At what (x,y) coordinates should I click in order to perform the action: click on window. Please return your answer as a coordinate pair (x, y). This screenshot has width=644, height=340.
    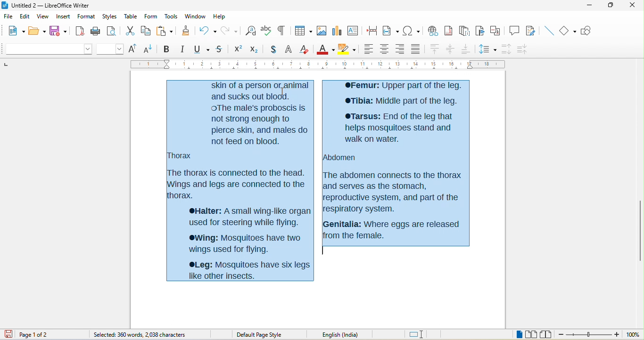
    Looking at the image, I should click on (195, 16).